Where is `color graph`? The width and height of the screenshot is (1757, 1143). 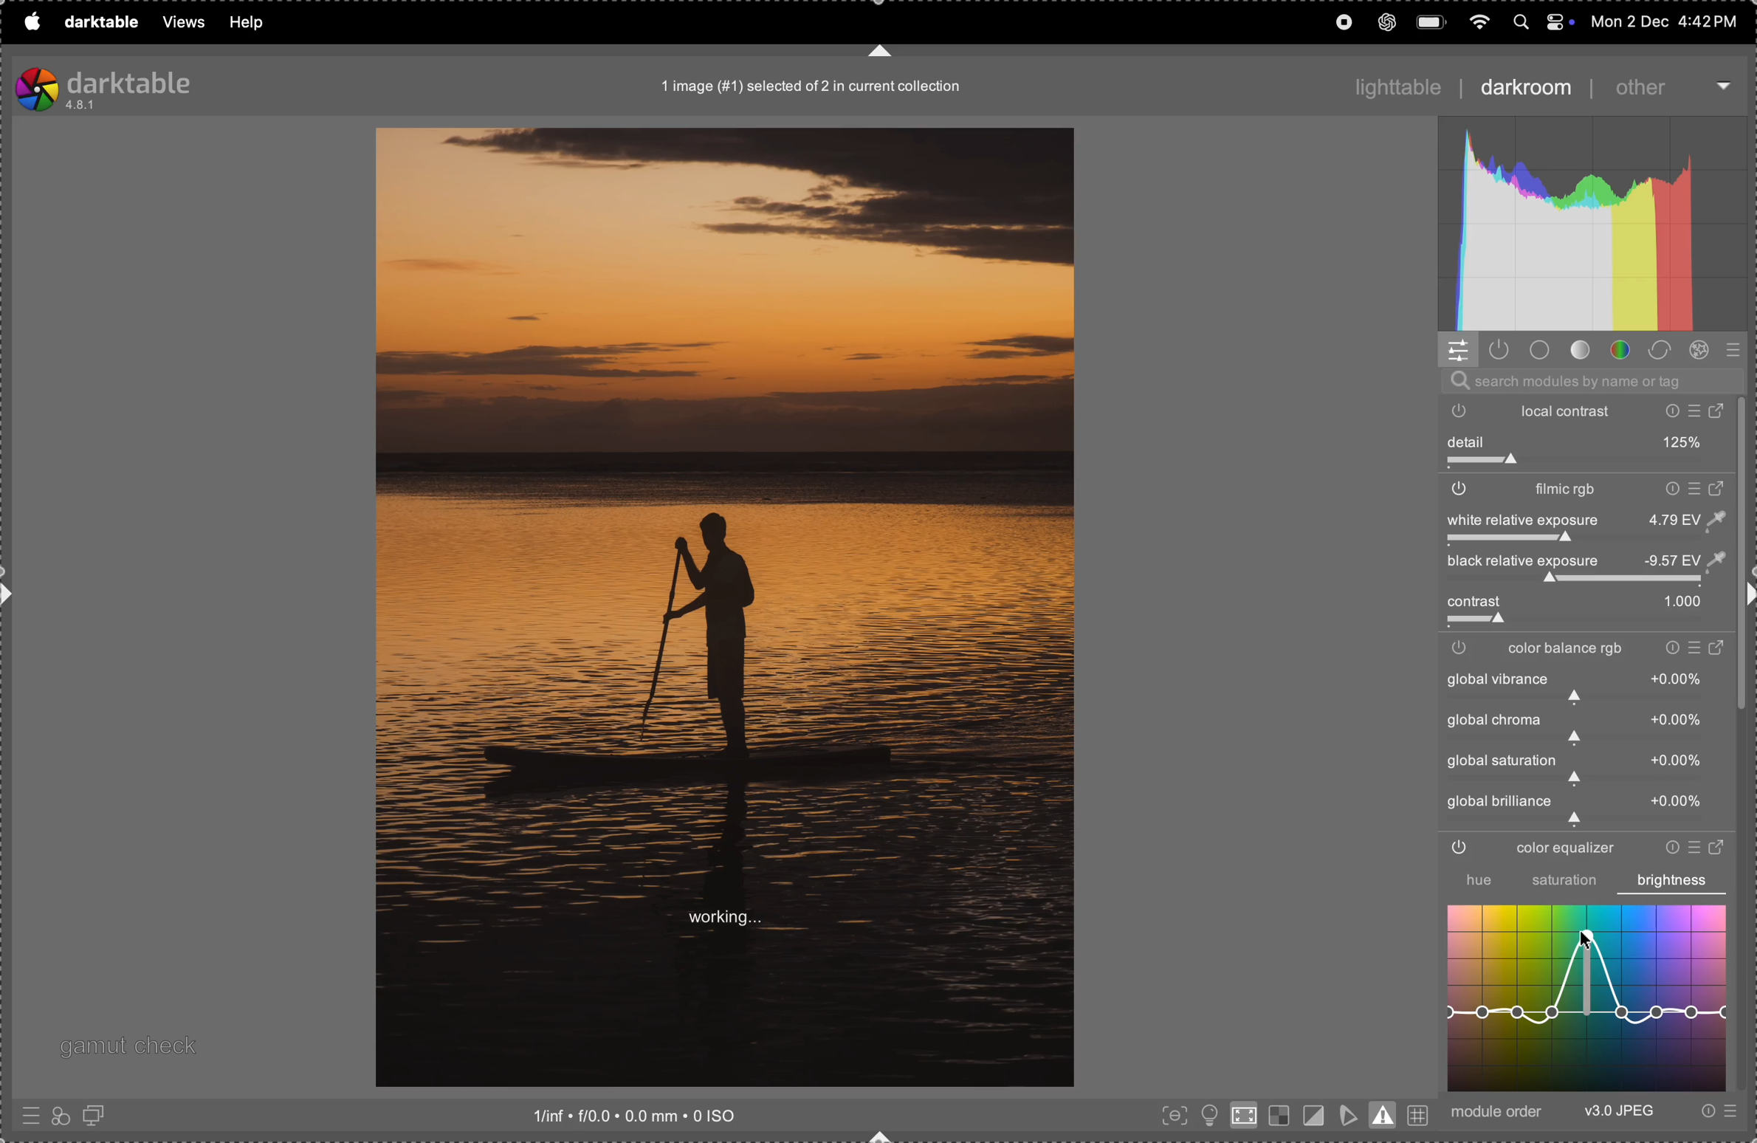 color graph is located at coordinates (1585, 998).